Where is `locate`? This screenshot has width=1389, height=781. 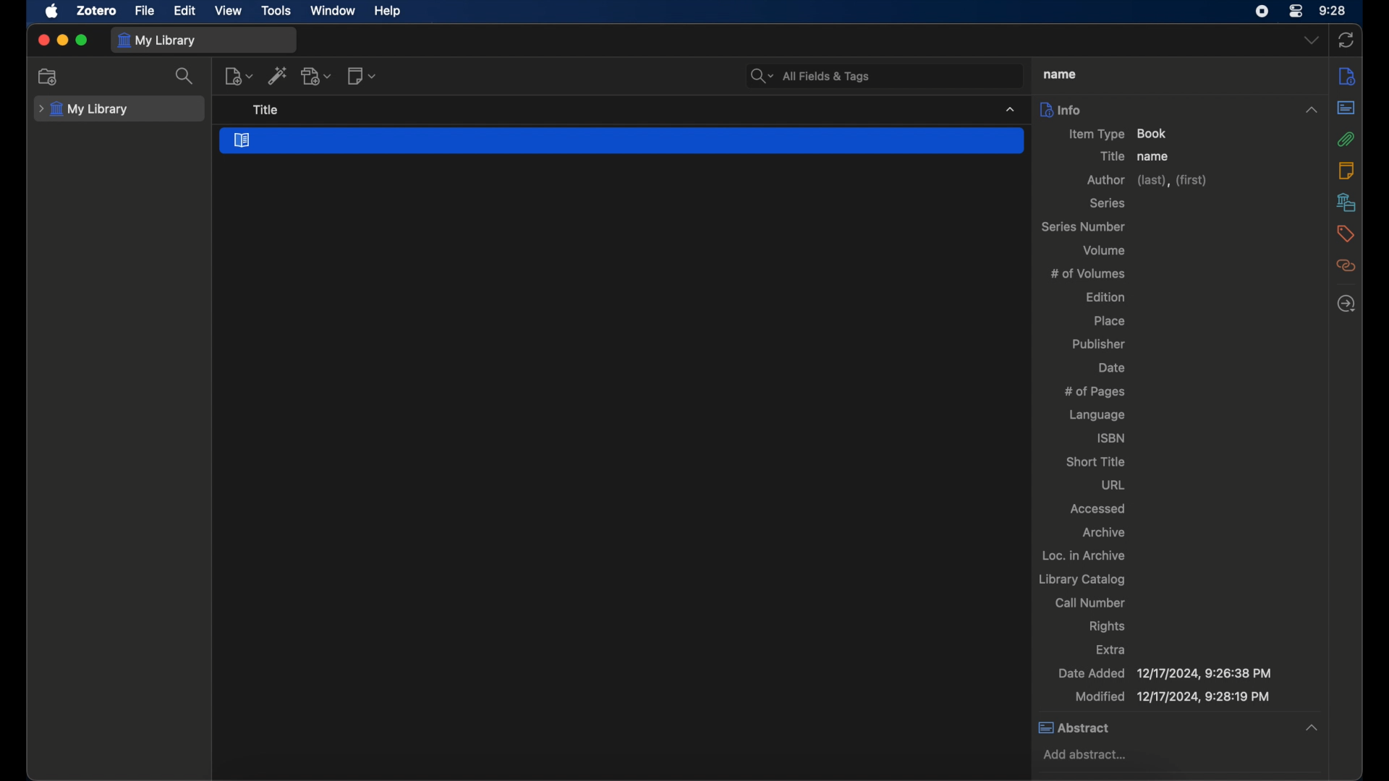
locate is located at coordinates (1346, 303).